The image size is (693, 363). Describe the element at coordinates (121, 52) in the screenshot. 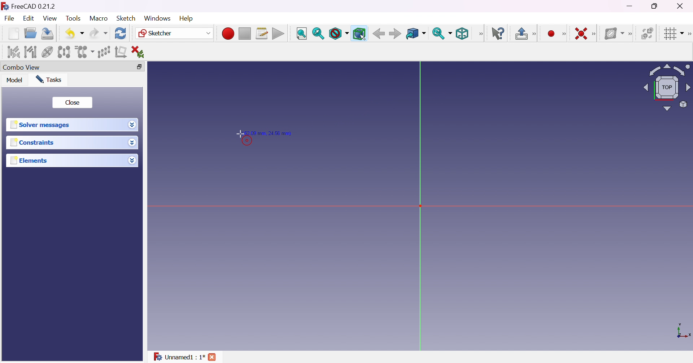

I see `Remove axes alignment` at that location.